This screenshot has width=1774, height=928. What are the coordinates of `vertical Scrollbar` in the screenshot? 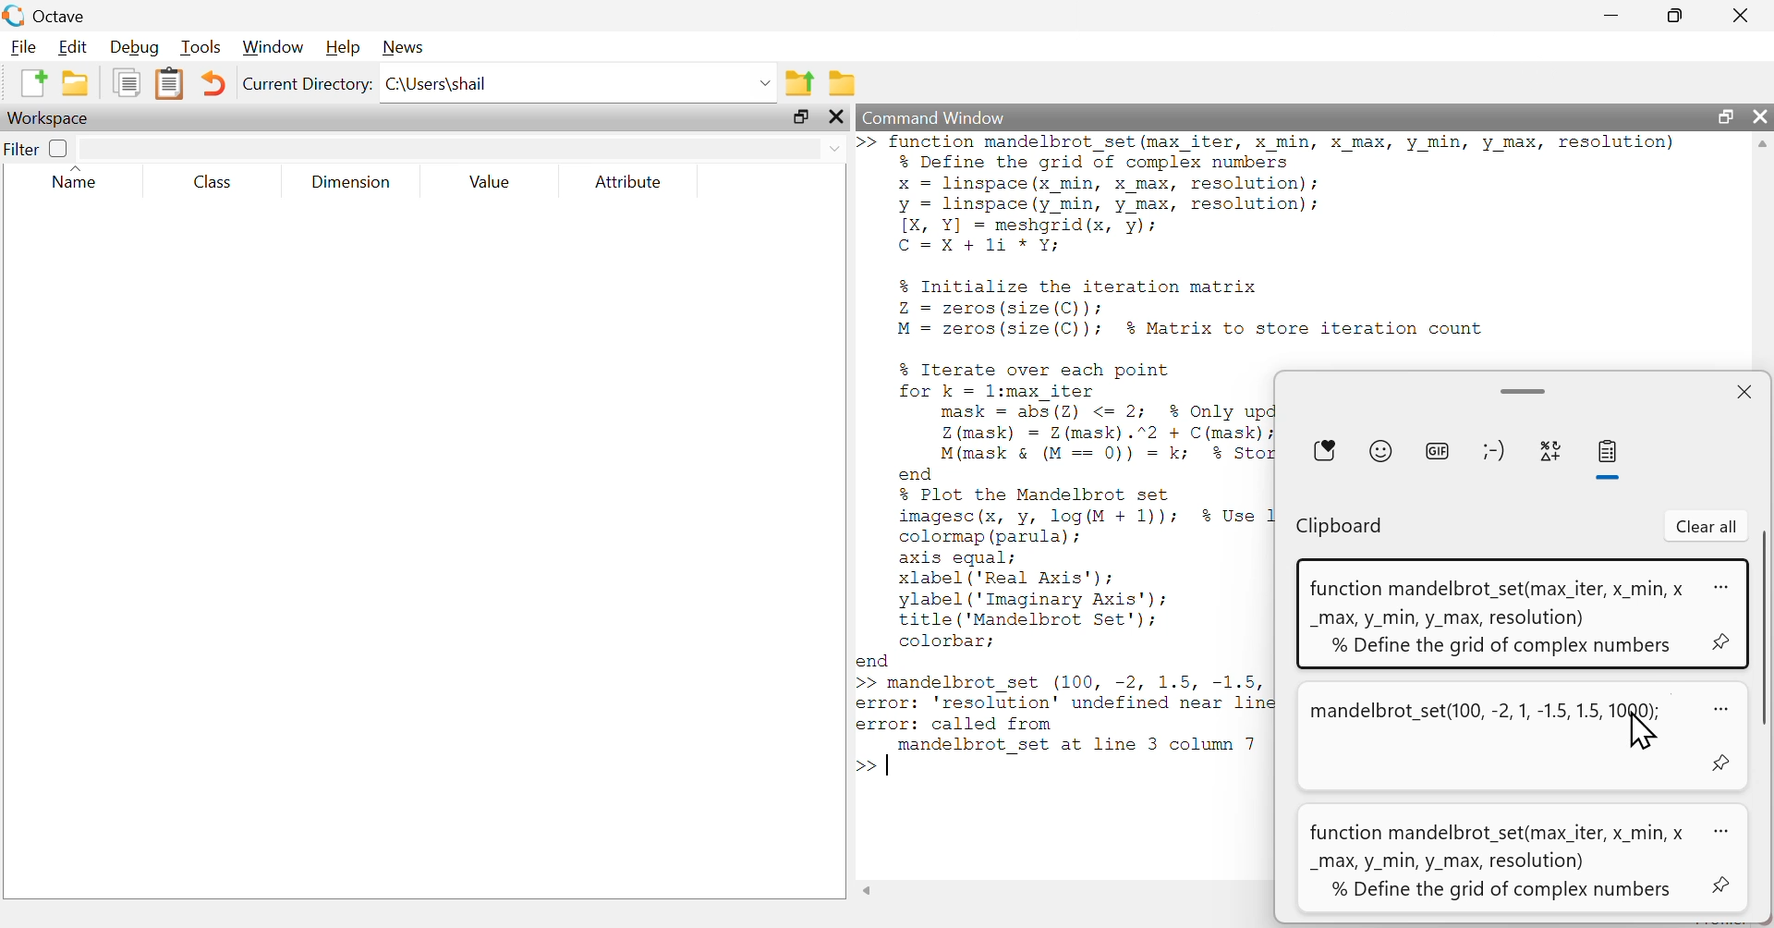 It's located at (1763, 629).